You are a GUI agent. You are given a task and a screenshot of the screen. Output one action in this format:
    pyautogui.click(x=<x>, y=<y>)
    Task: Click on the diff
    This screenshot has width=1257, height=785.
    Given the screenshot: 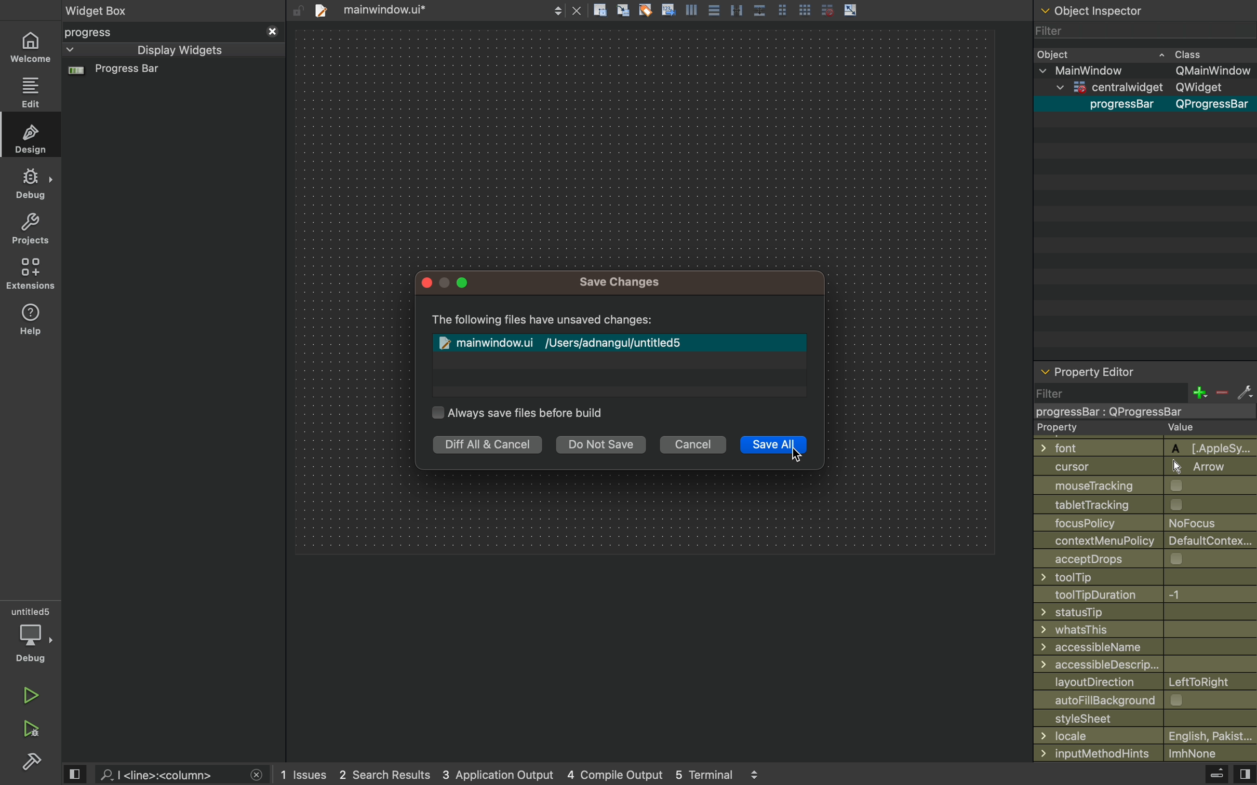 What is the action you would take?
    pyautogui.click(x=485, y=445)
    